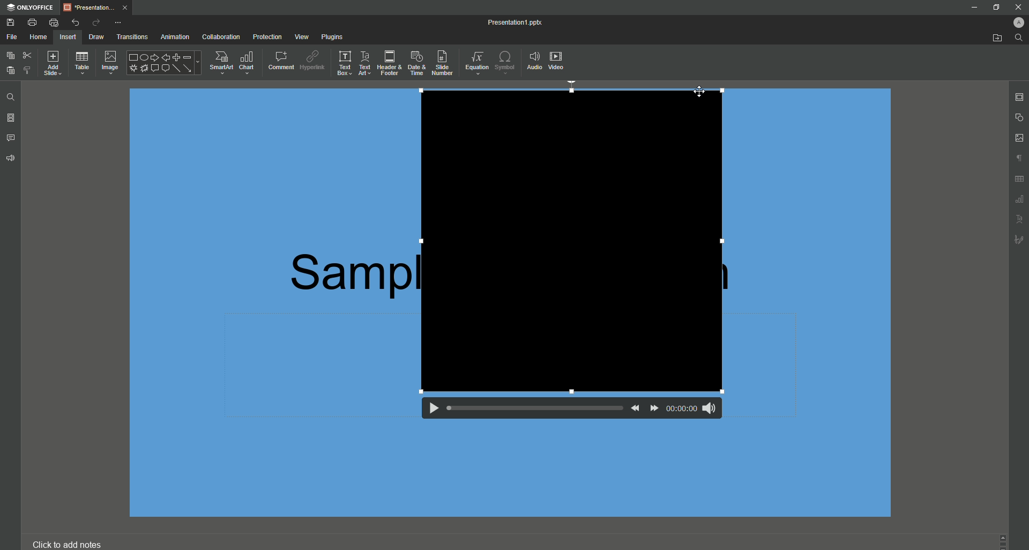 The height and width of the screenshot is (550, 1029). Describe the element at coordinates (996, 8) in the screenshot. I see `Restore` at that location.